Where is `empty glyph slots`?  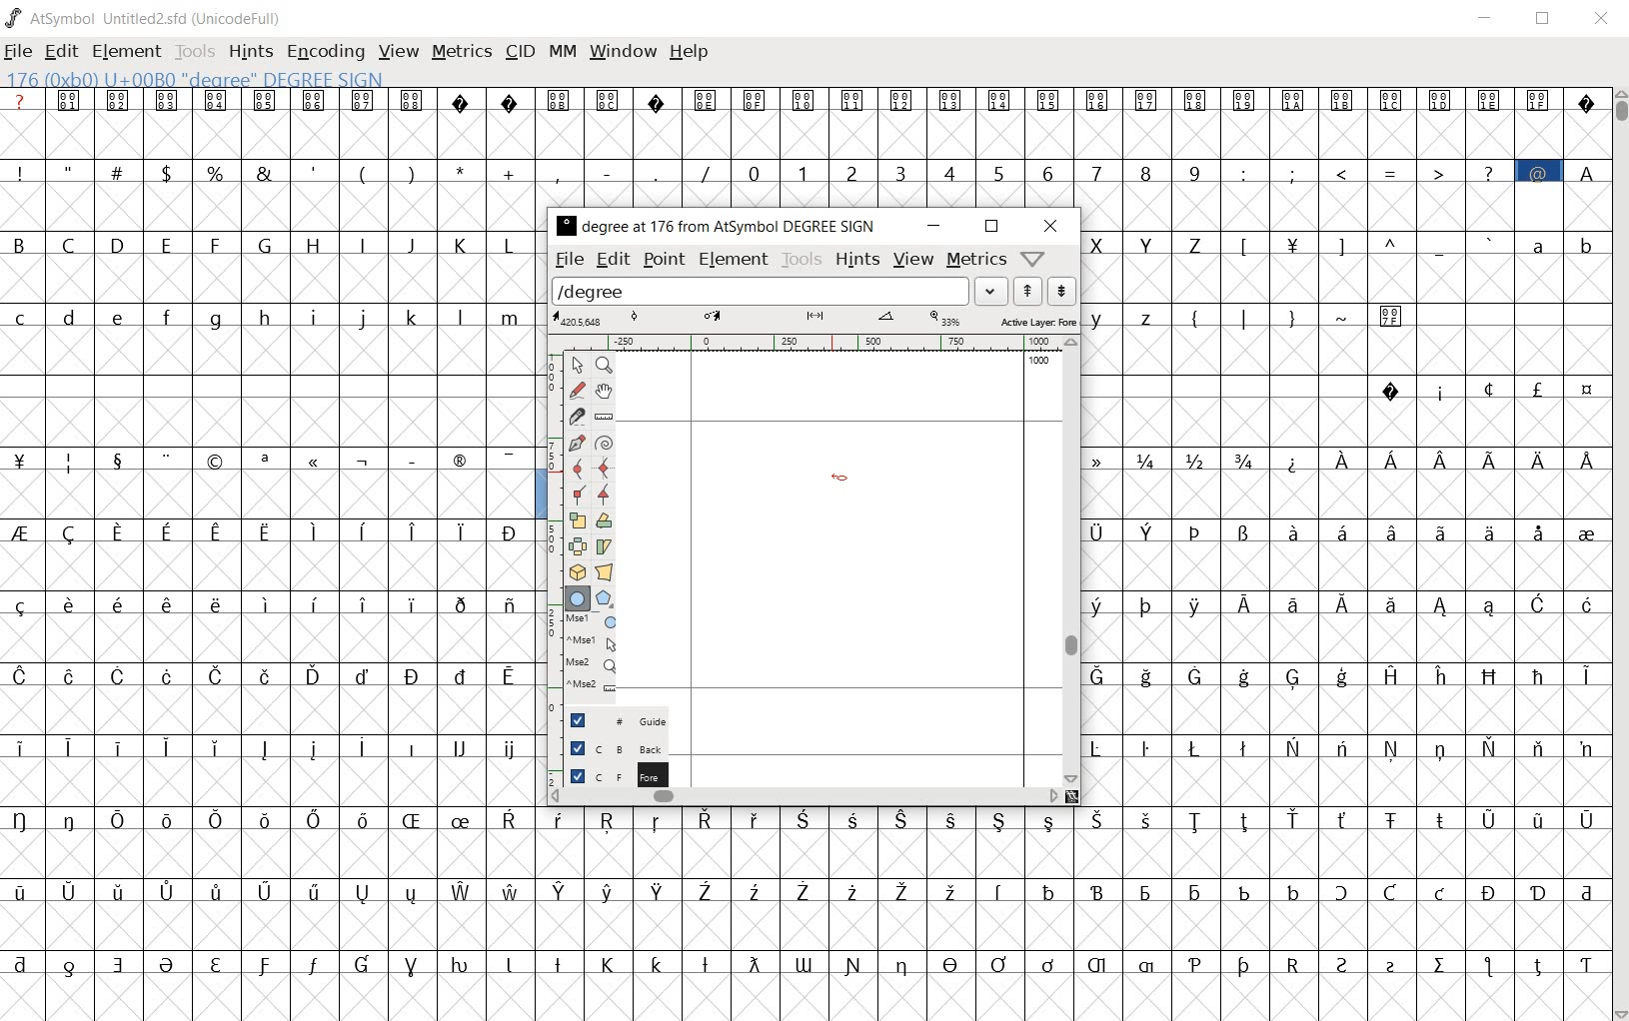
empty glyph slots is located at coordinates (803, 134).